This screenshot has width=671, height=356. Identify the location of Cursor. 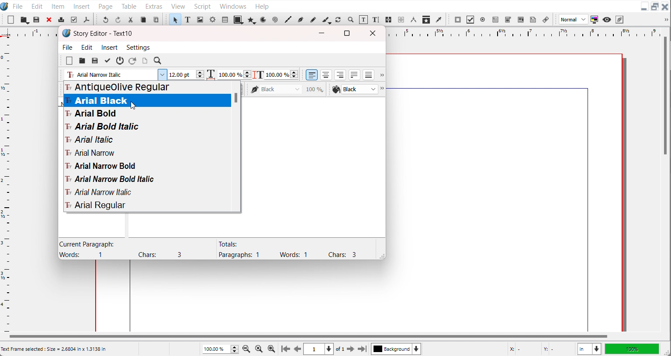
(133, 106).